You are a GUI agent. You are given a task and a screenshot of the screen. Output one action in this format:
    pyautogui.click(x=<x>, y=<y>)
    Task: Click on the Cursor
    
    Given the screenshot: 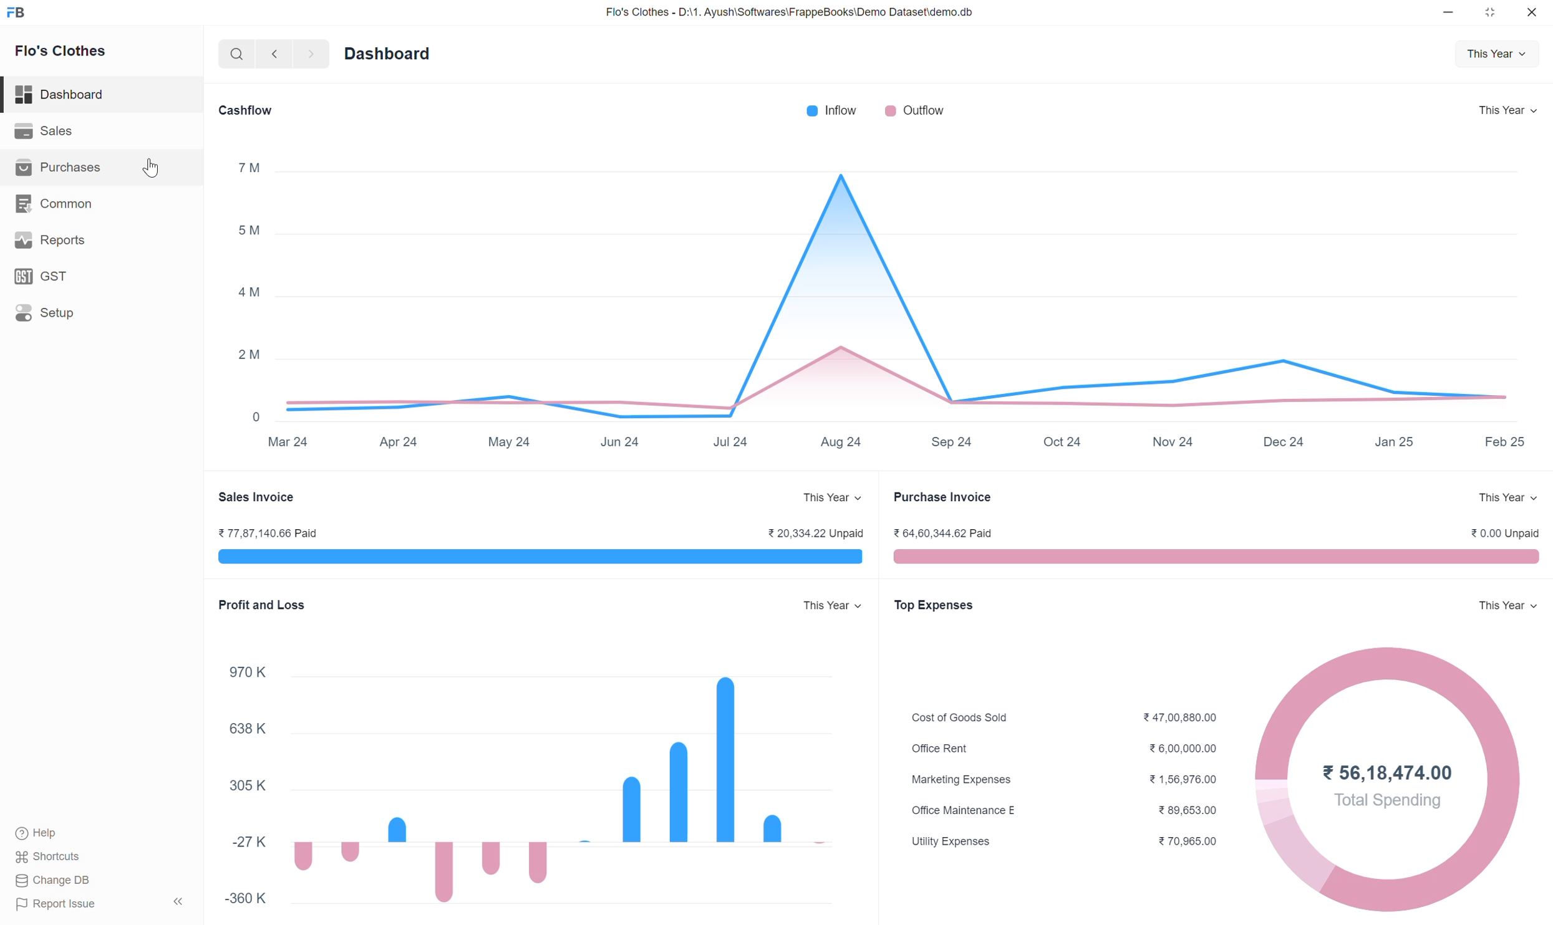 What is the action you would take?
    pyautogui.click(x=151, y=168)
    